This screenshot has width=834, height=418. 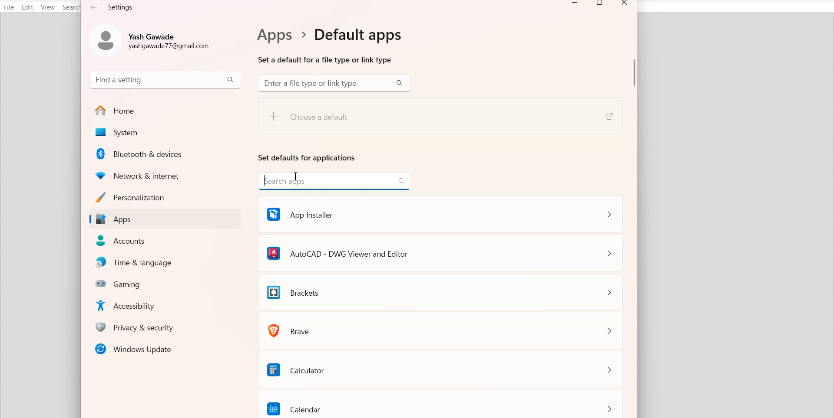 What do you see at coordinates (166, 241) in the screenshot?
I see `Accounts` at bounding box center [166, 241].